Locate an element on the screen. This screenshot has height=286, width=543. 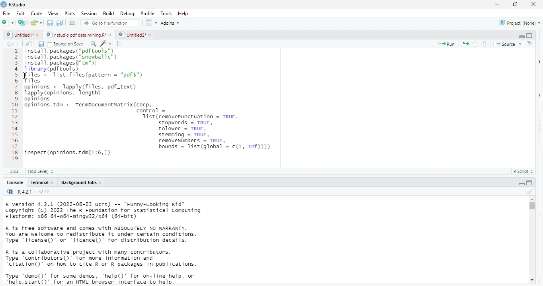
maximize is located at coordinates (516, 5).